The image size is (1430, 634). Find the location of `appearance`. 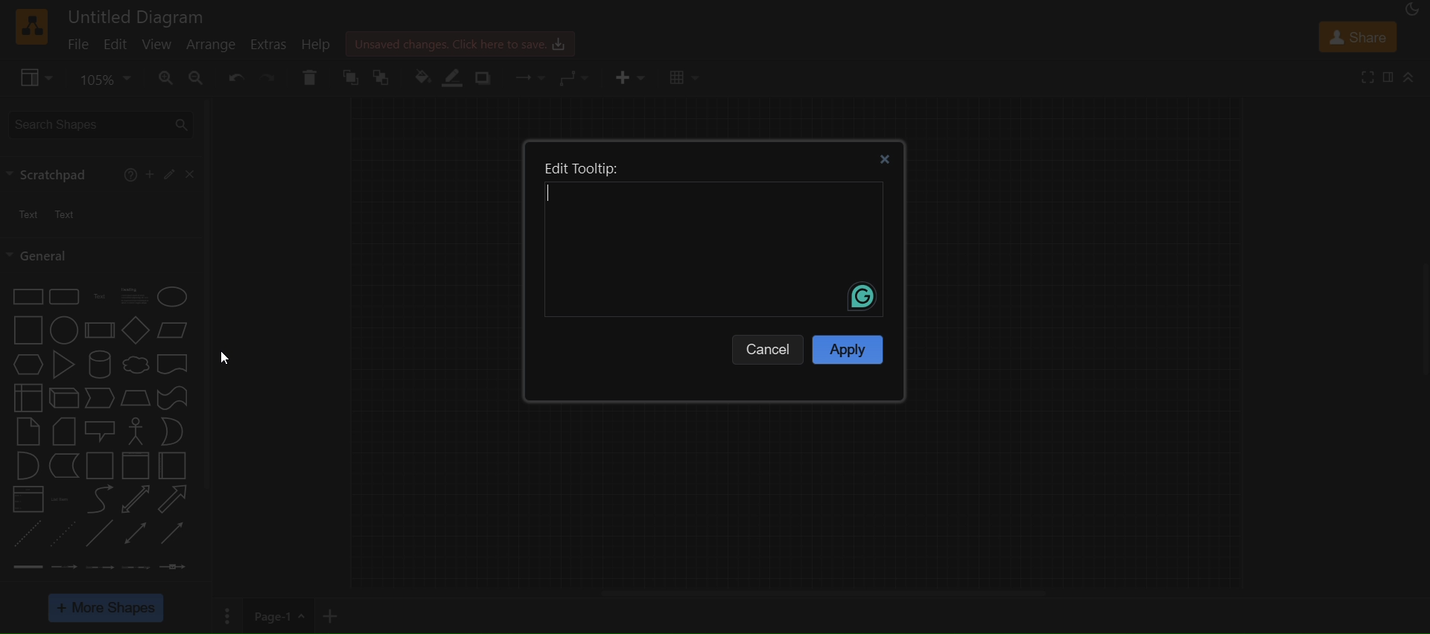

appearance is located at coordinates (1411, 10).